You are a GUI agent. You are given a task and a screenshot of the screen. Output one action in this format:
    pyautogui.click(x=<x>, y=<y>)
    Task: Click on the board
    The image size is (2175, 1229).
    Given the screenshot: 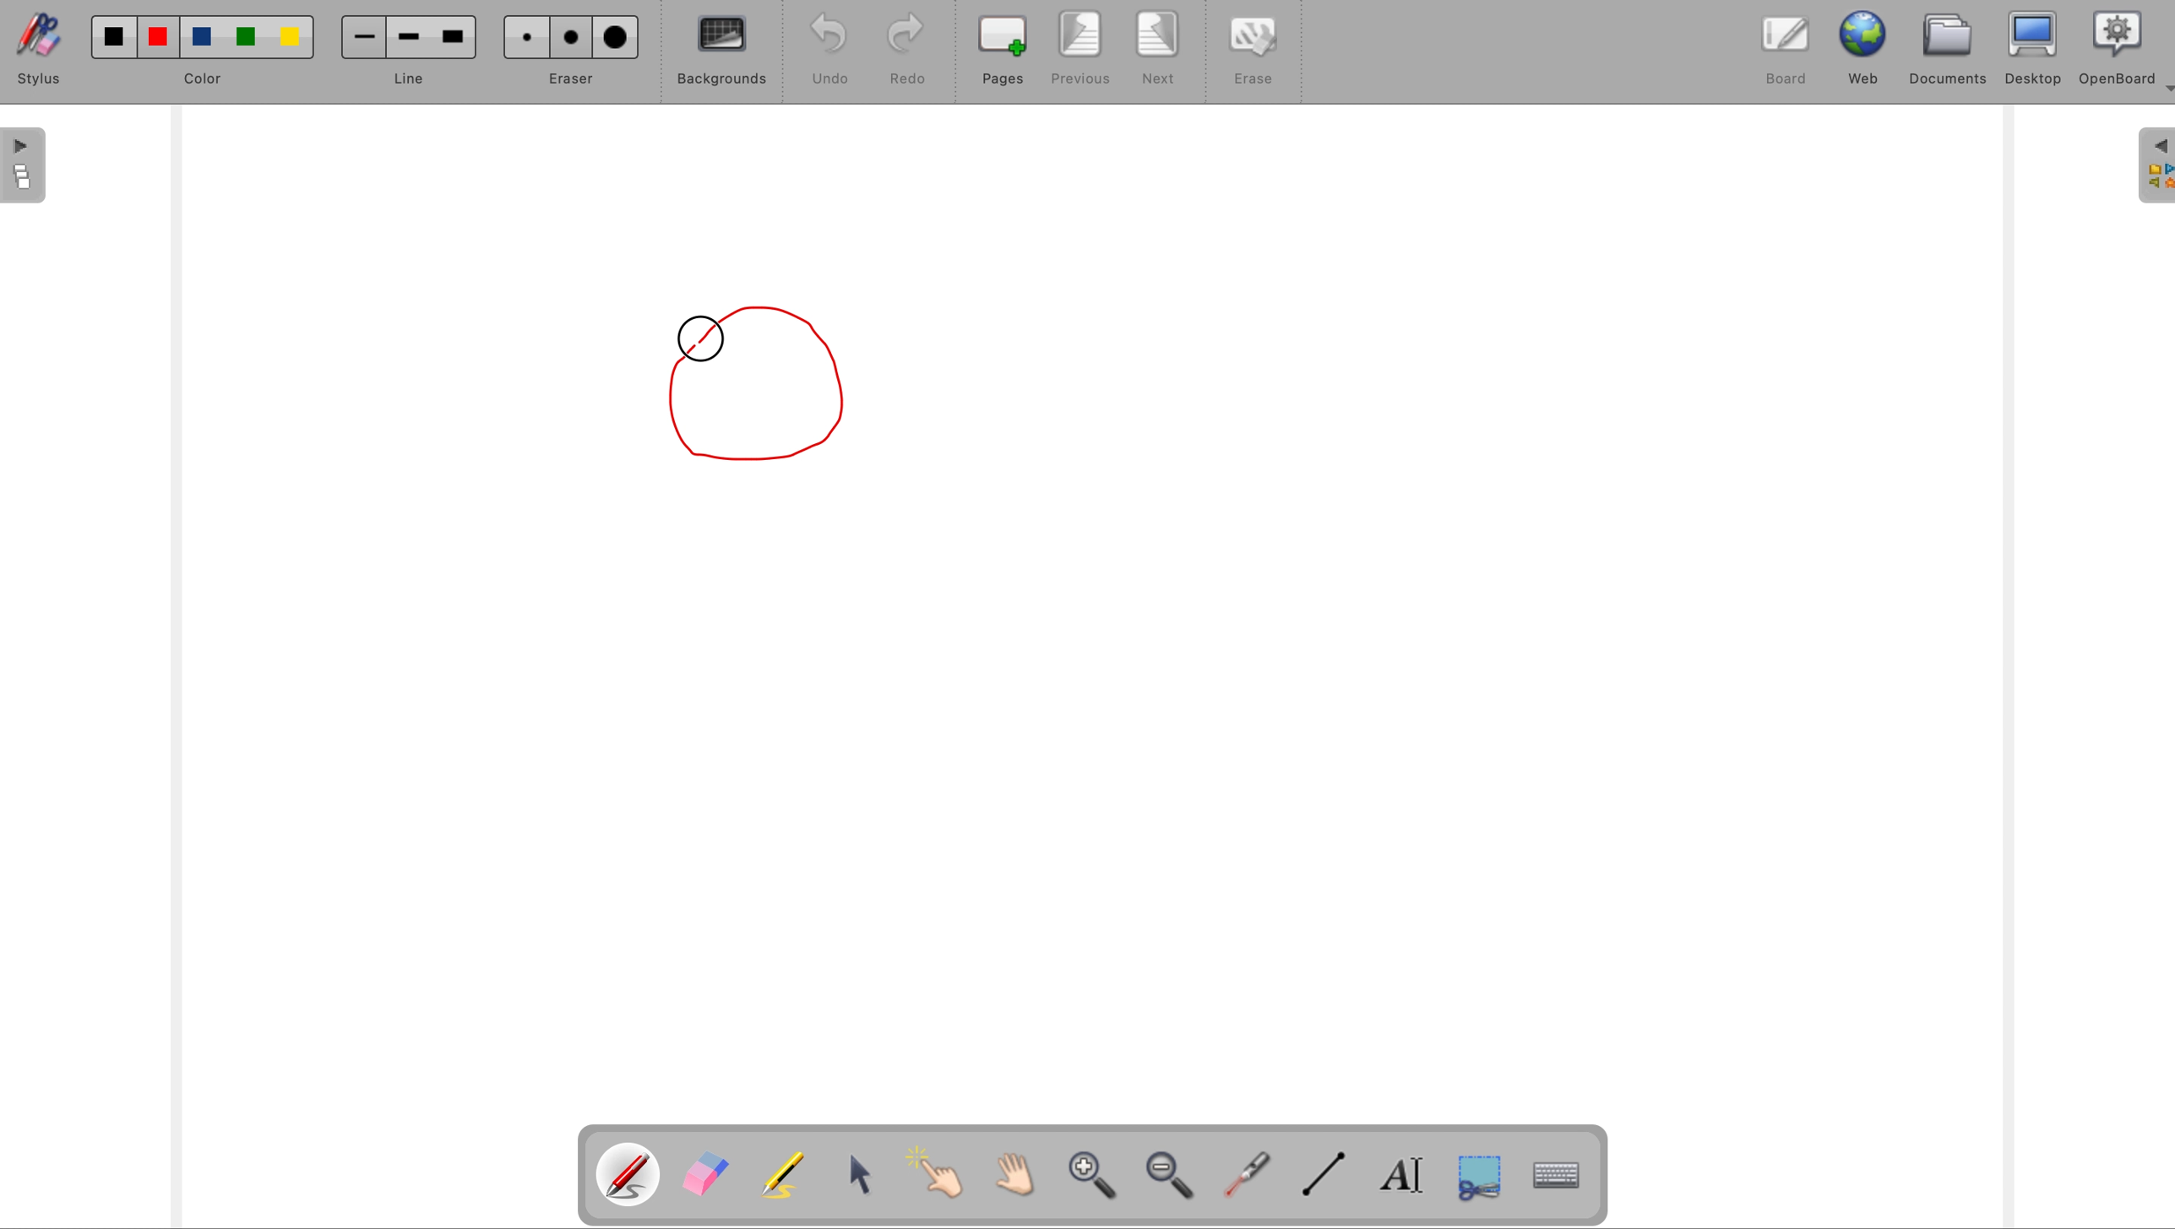 What is the action you would take?
    pyautogui.click(x=1781, y=56)
    